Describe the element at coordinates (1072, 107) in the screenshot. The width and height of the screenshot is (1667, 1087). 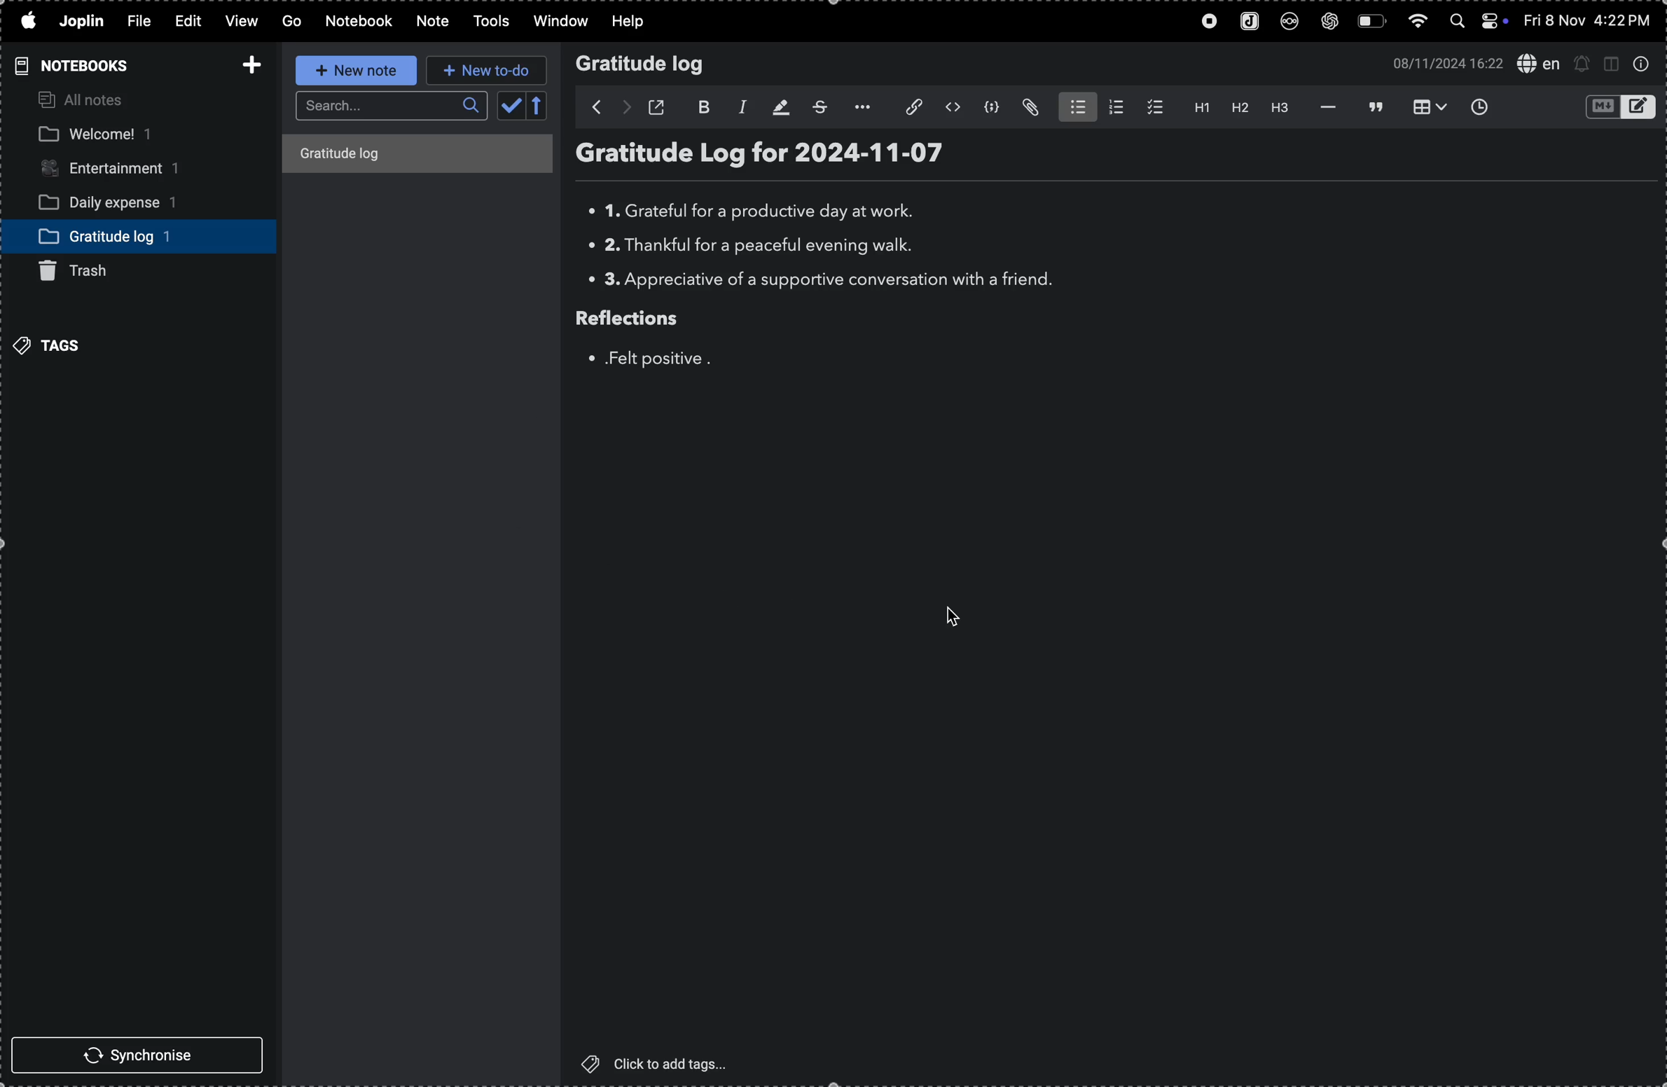
I see `bullet list` at that location.